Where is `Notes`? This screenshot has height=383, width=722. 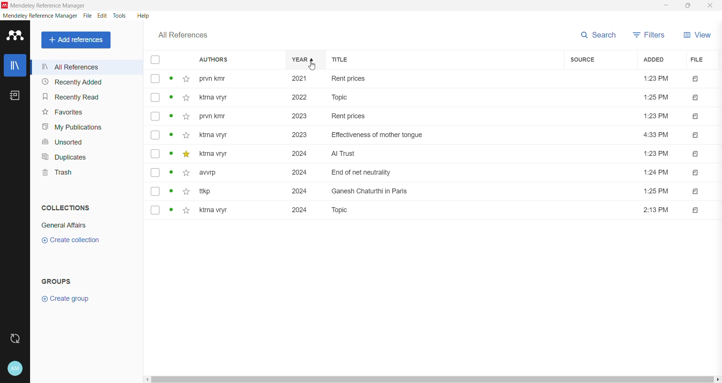
Notes is located at coordinates (17, 97).